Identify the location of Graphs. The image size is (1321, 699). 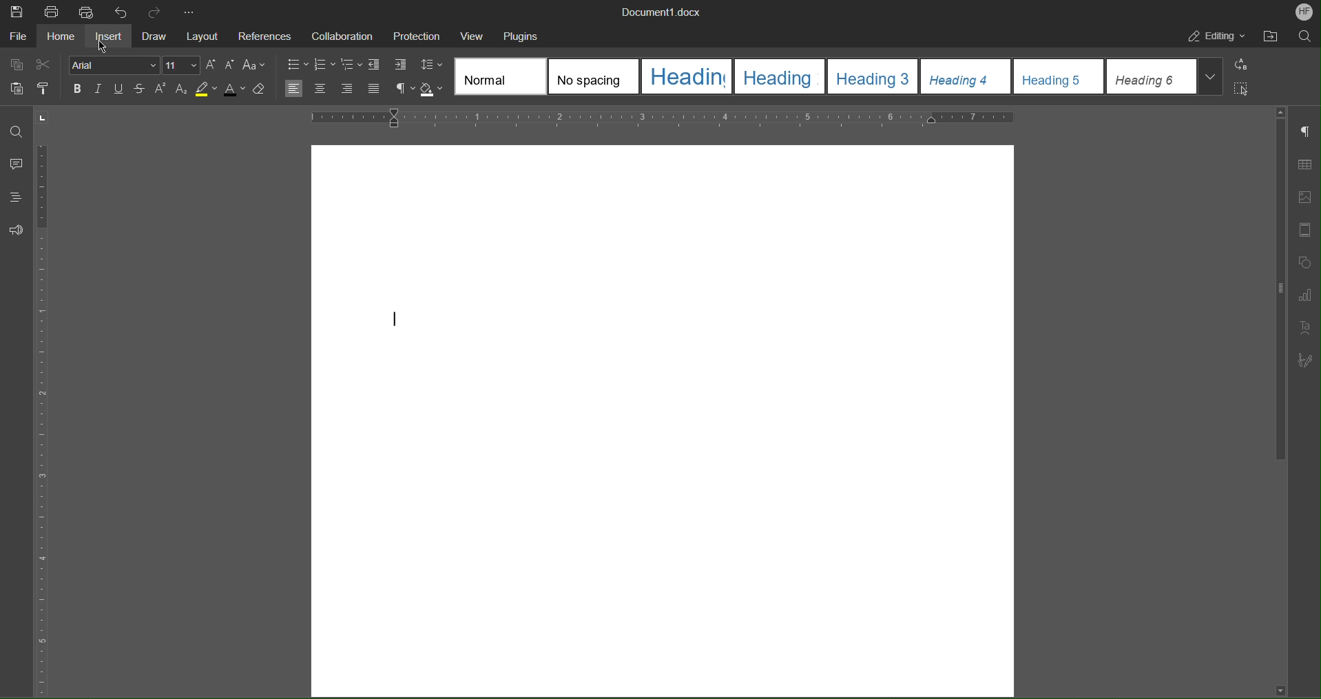
(1304, 296).